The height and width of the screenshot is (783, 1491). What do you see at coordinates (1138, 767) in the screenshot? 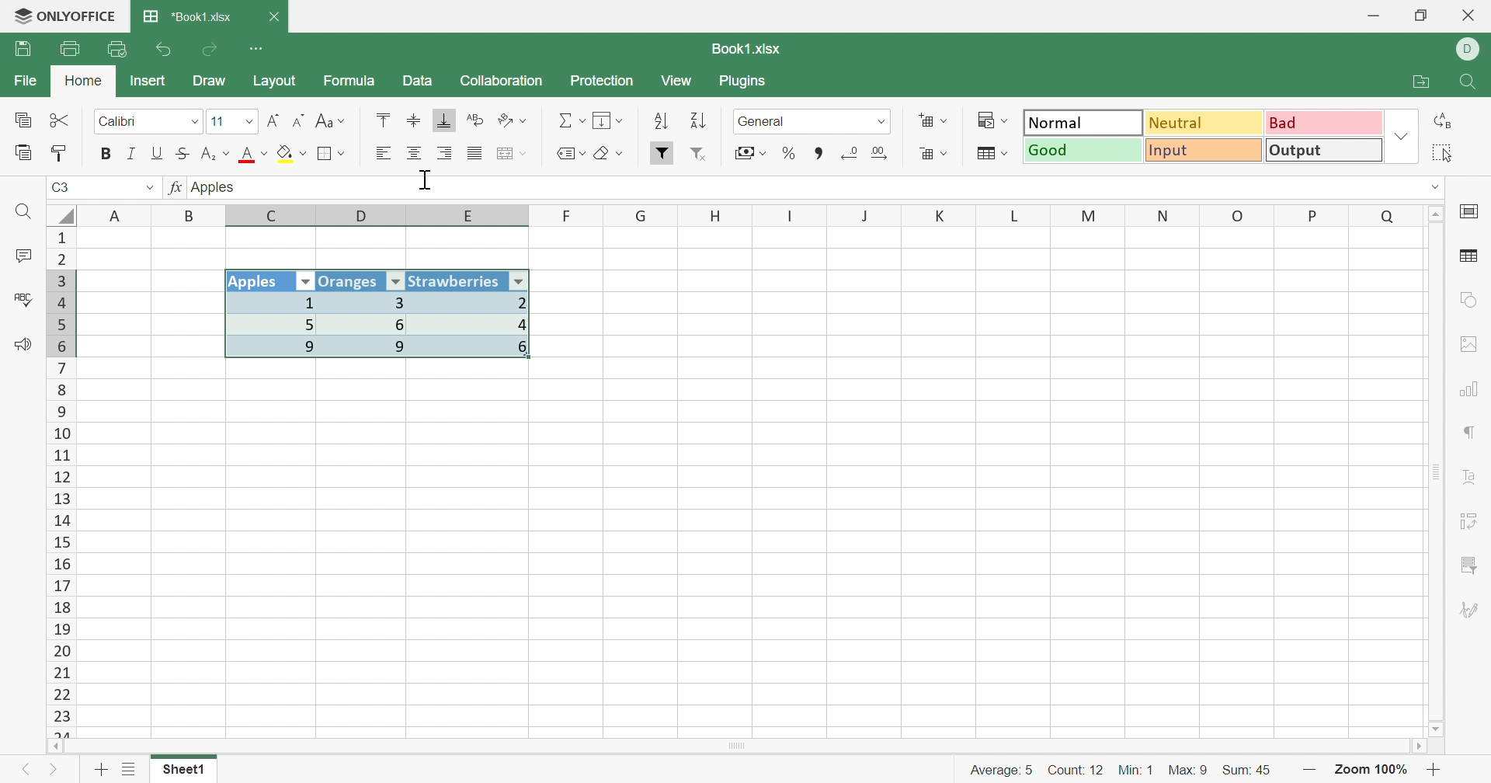
I see `Min: 1` at bounding box center [1138, 767].